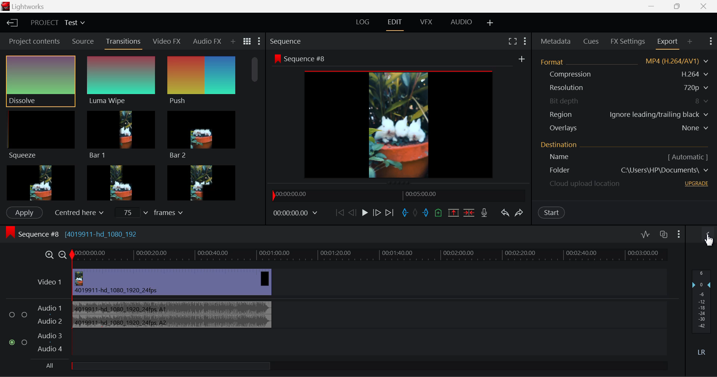  Describe the element at coordinates (519, 213) in the screenshot. I see `Redo` at that location.